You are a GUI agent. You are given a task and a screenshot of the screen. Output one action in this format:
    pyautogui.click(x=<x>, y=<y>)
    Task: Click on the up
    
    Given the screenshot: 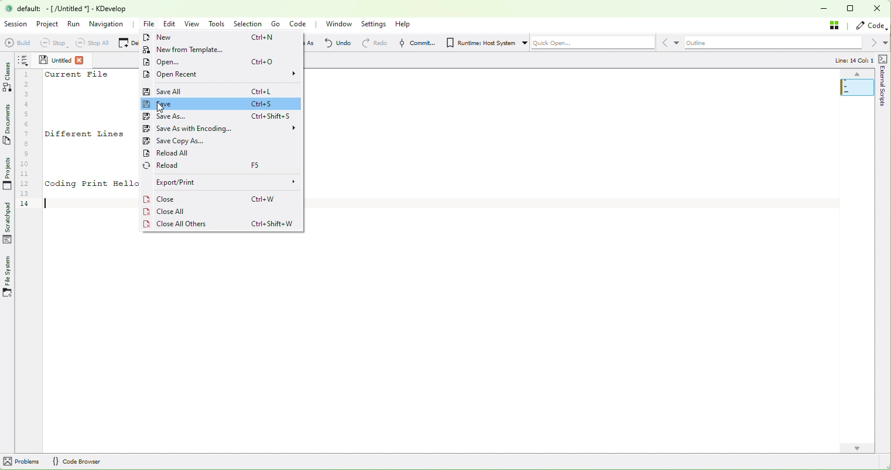 What is the action you would take?
    pyautogui.click(x=856, y=74)
    